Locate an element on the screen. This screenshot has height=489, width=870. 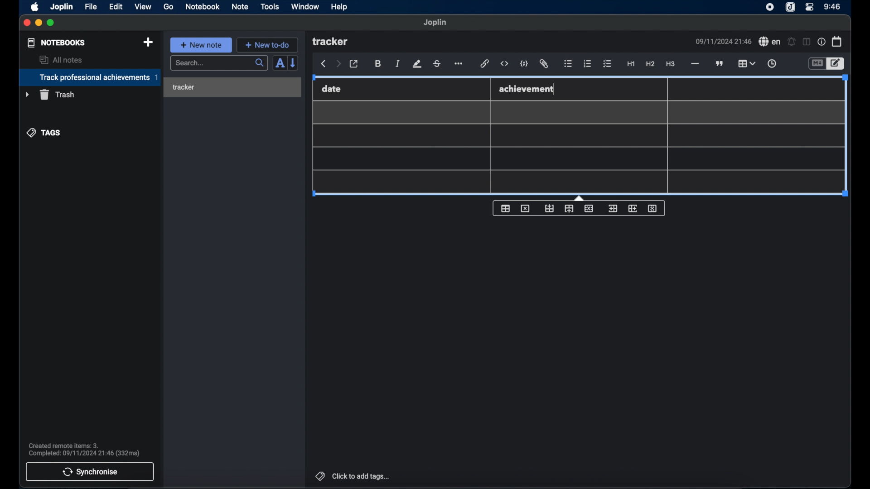
help is located at coordinates (338, 7).